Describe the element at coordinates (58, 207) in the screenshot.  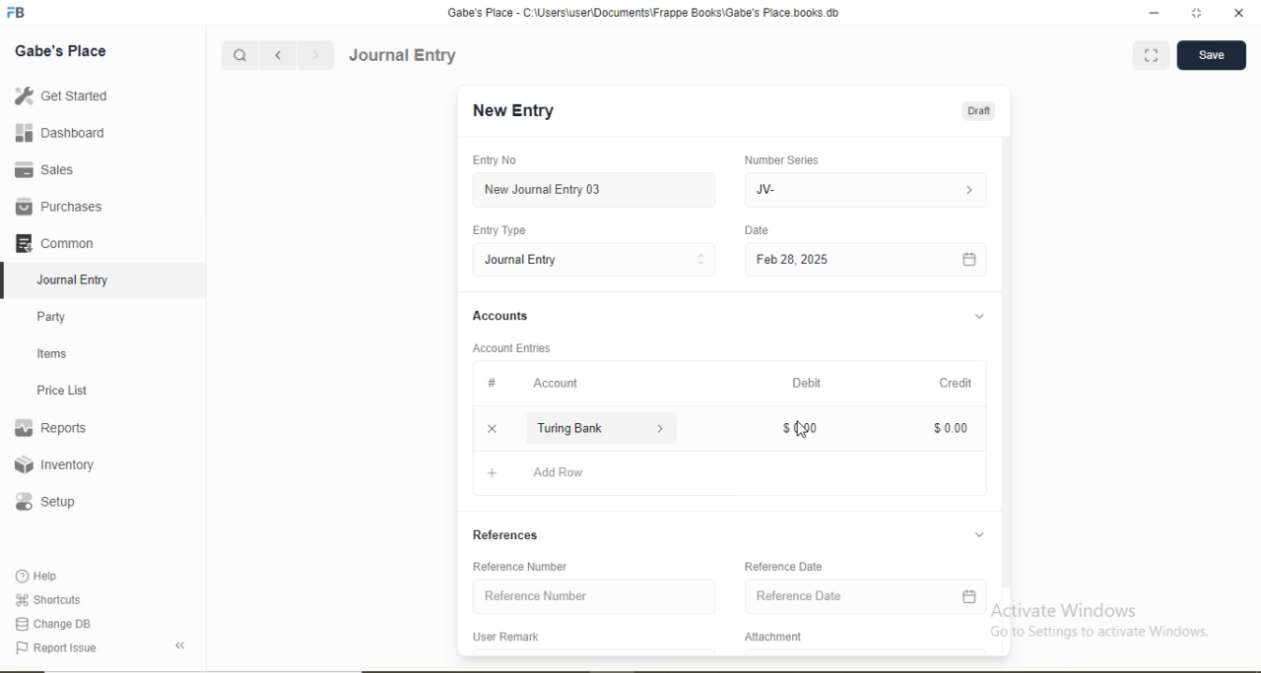
I see `Purchases` at that location.